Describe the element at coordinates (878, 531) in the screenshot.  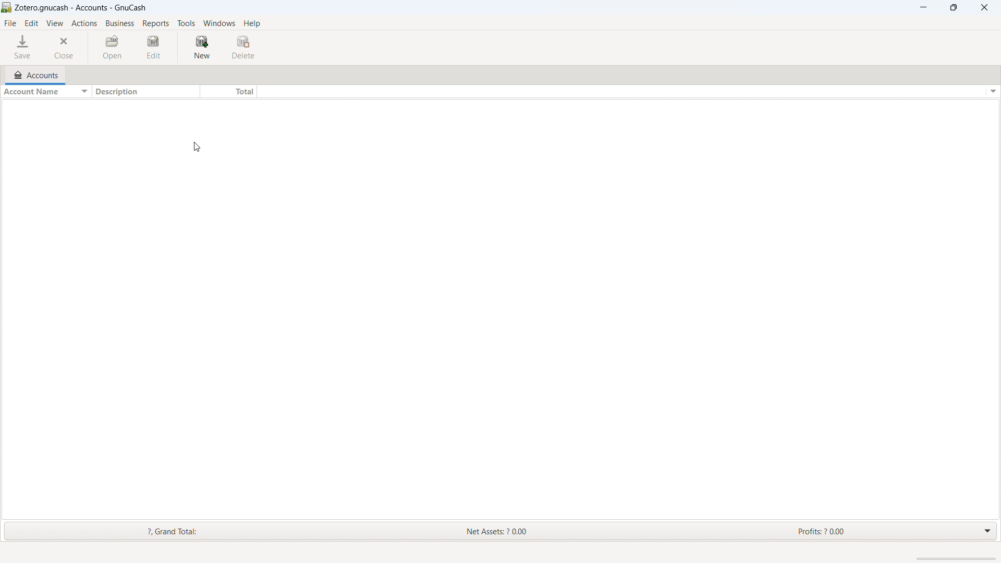
I see `Profits: 2 0.00` at that location.